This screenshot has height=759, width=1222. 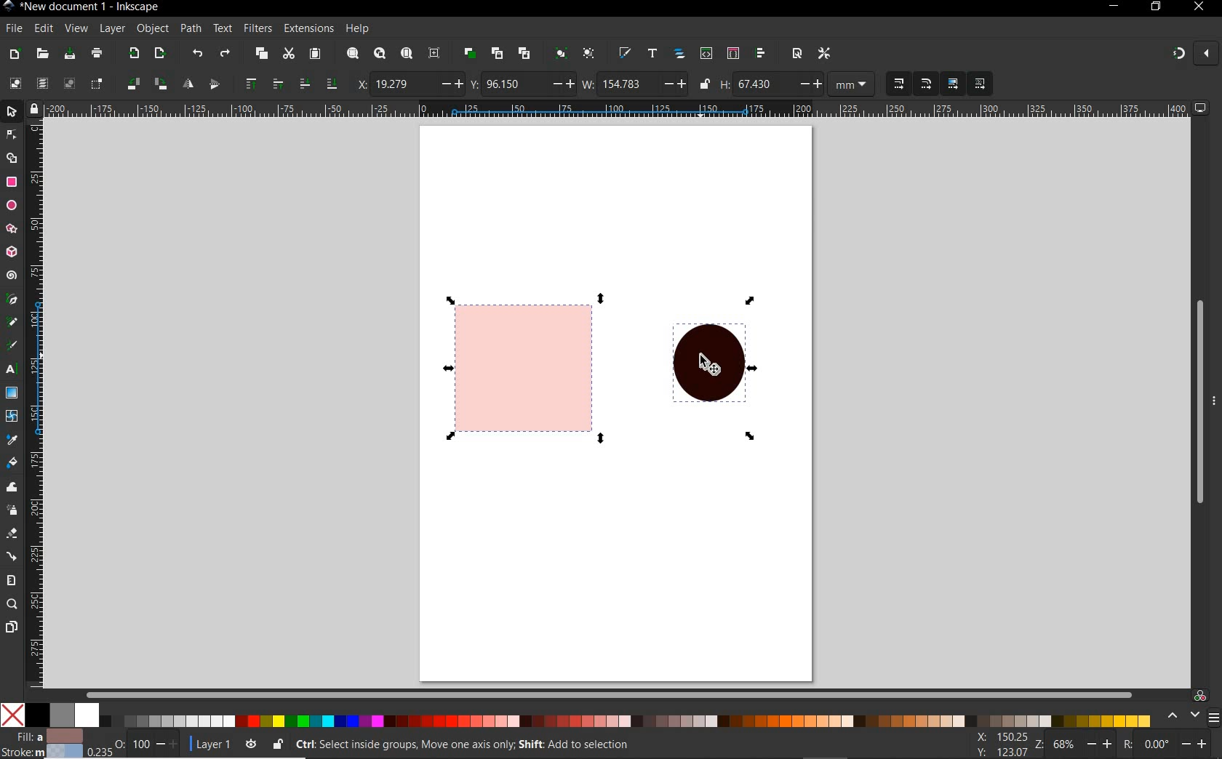 What do you see at coordinates (13, 28) in the screenshot?
I see `file` at bounding box center [13, 28].